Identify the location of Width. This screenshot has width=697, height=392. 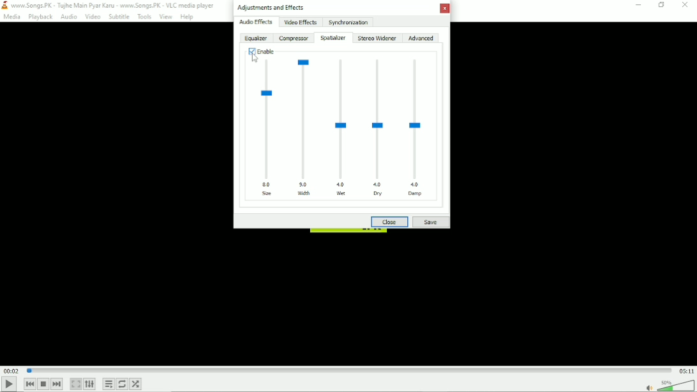
(305, 126).